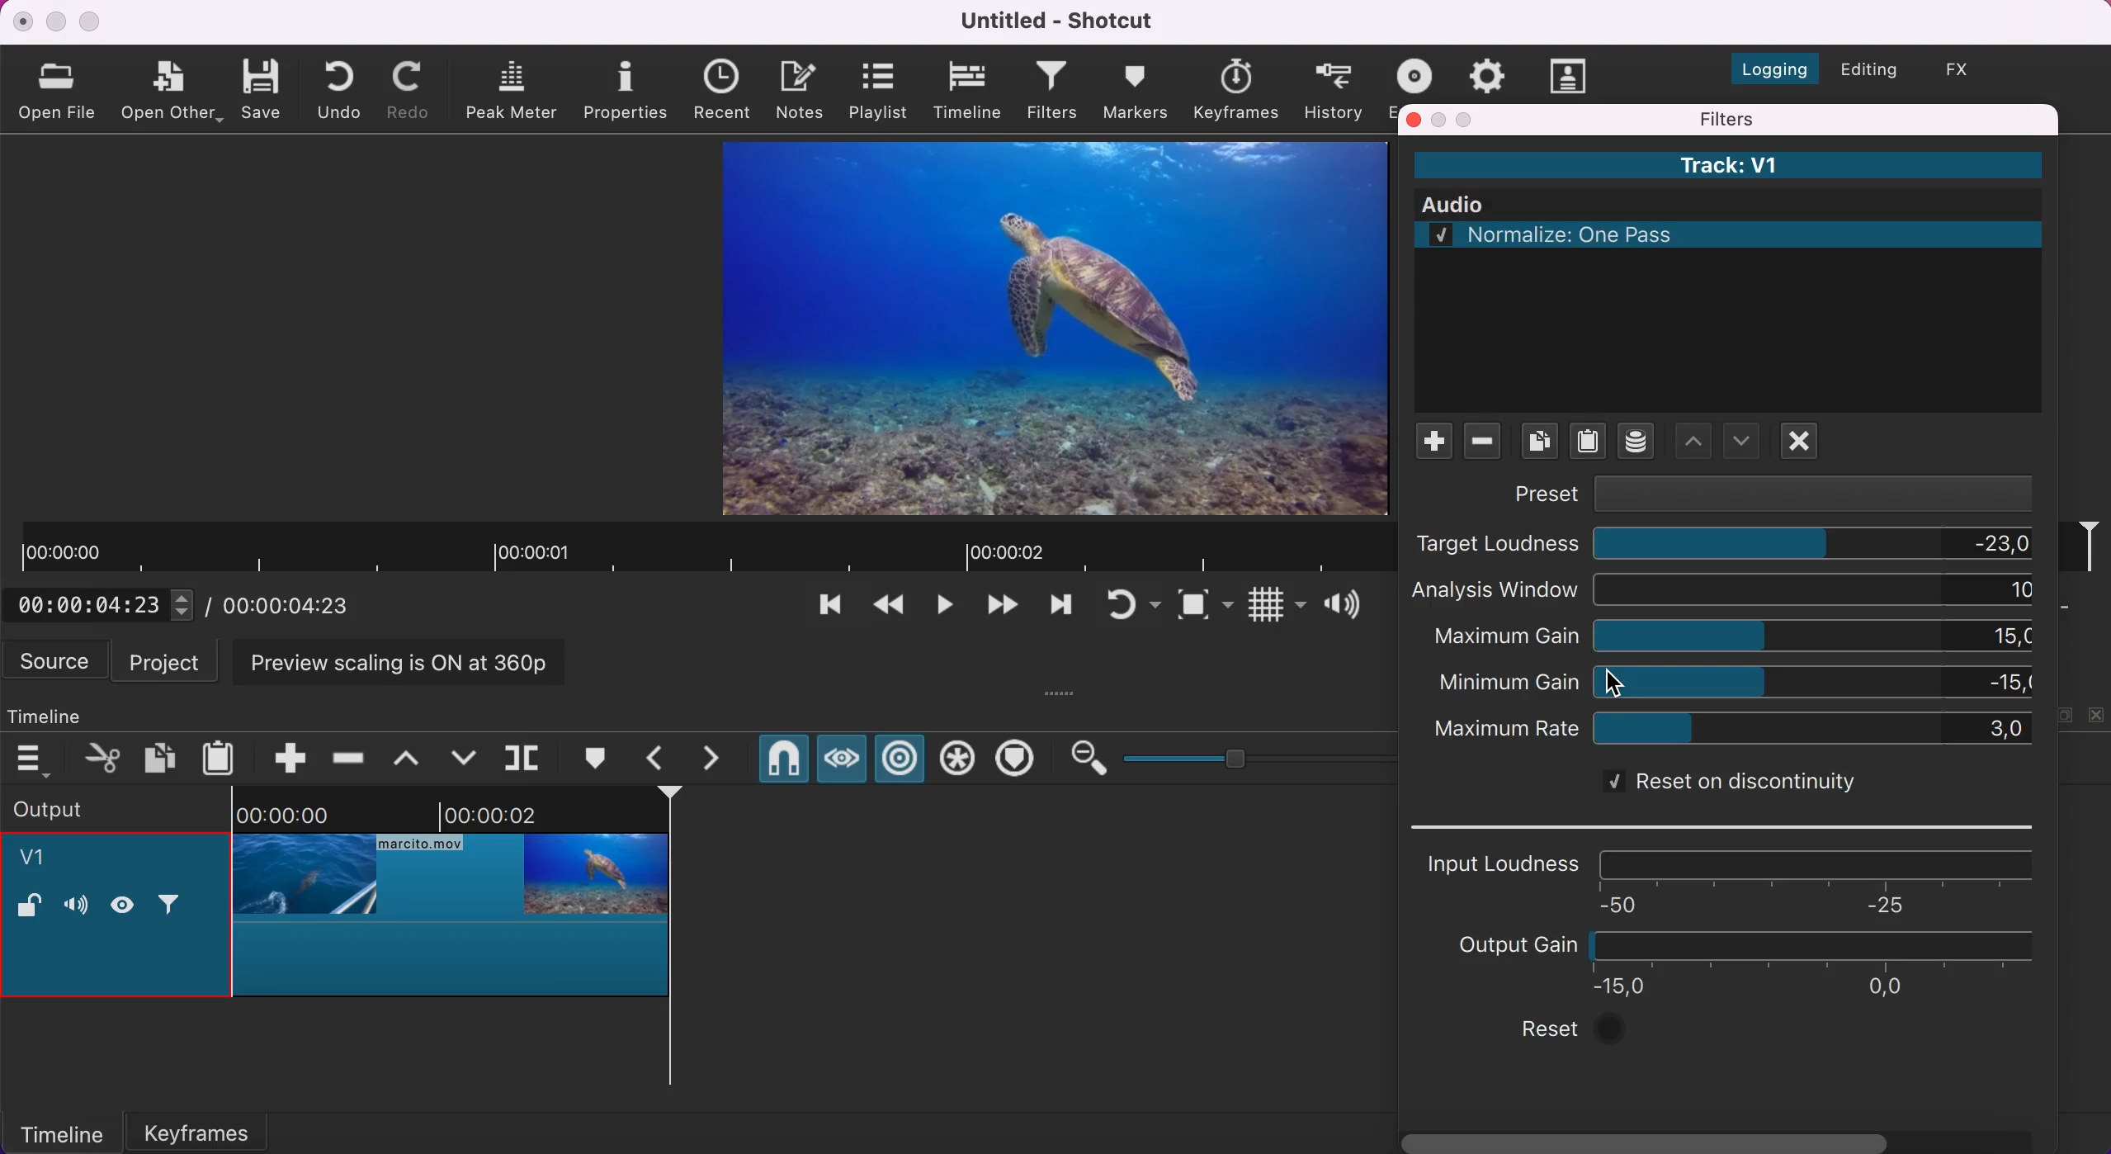  What do you see at coordinates (42, 860) in the screenshot?
I see `v1` at bounding box center [42, 860].